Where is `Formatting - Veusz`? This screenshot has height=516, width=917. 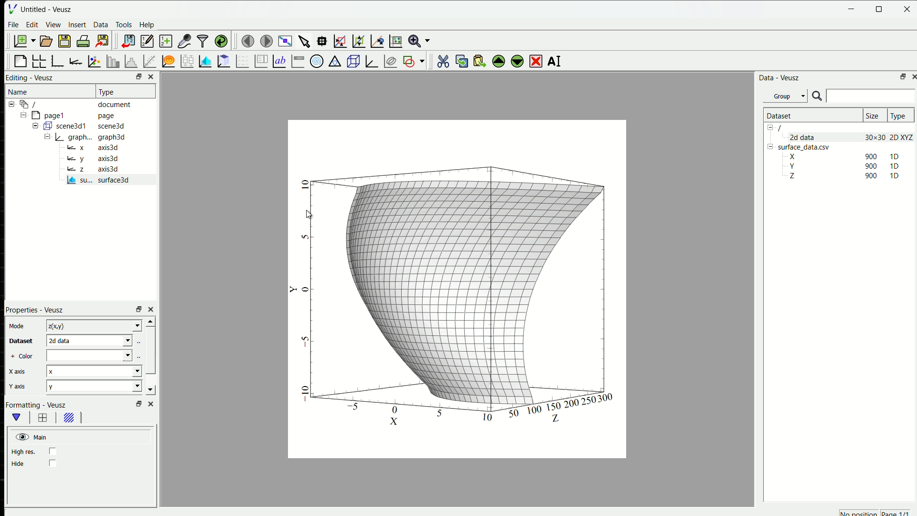 Formatting - Veusz is located at coordinates (36, 405).